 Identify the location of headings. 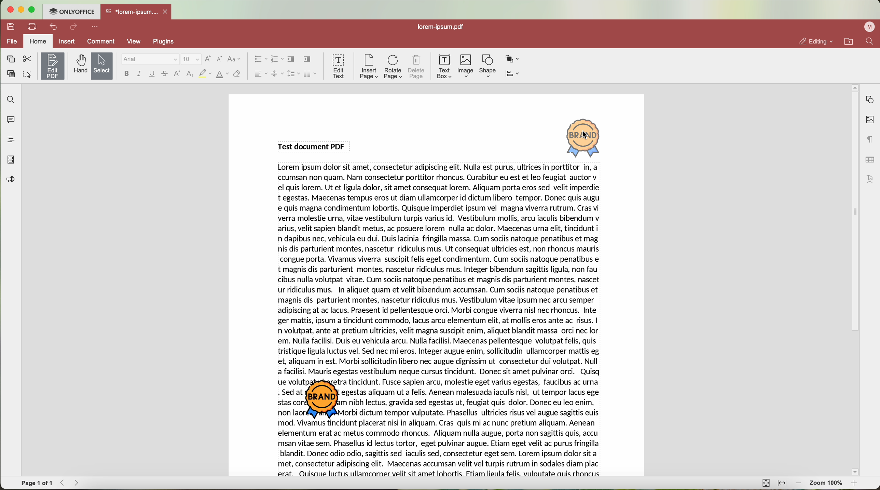
(8, 139).